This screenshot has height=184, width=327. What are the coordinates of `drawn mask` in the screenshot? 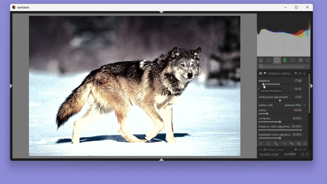 It's located at (276, 144).